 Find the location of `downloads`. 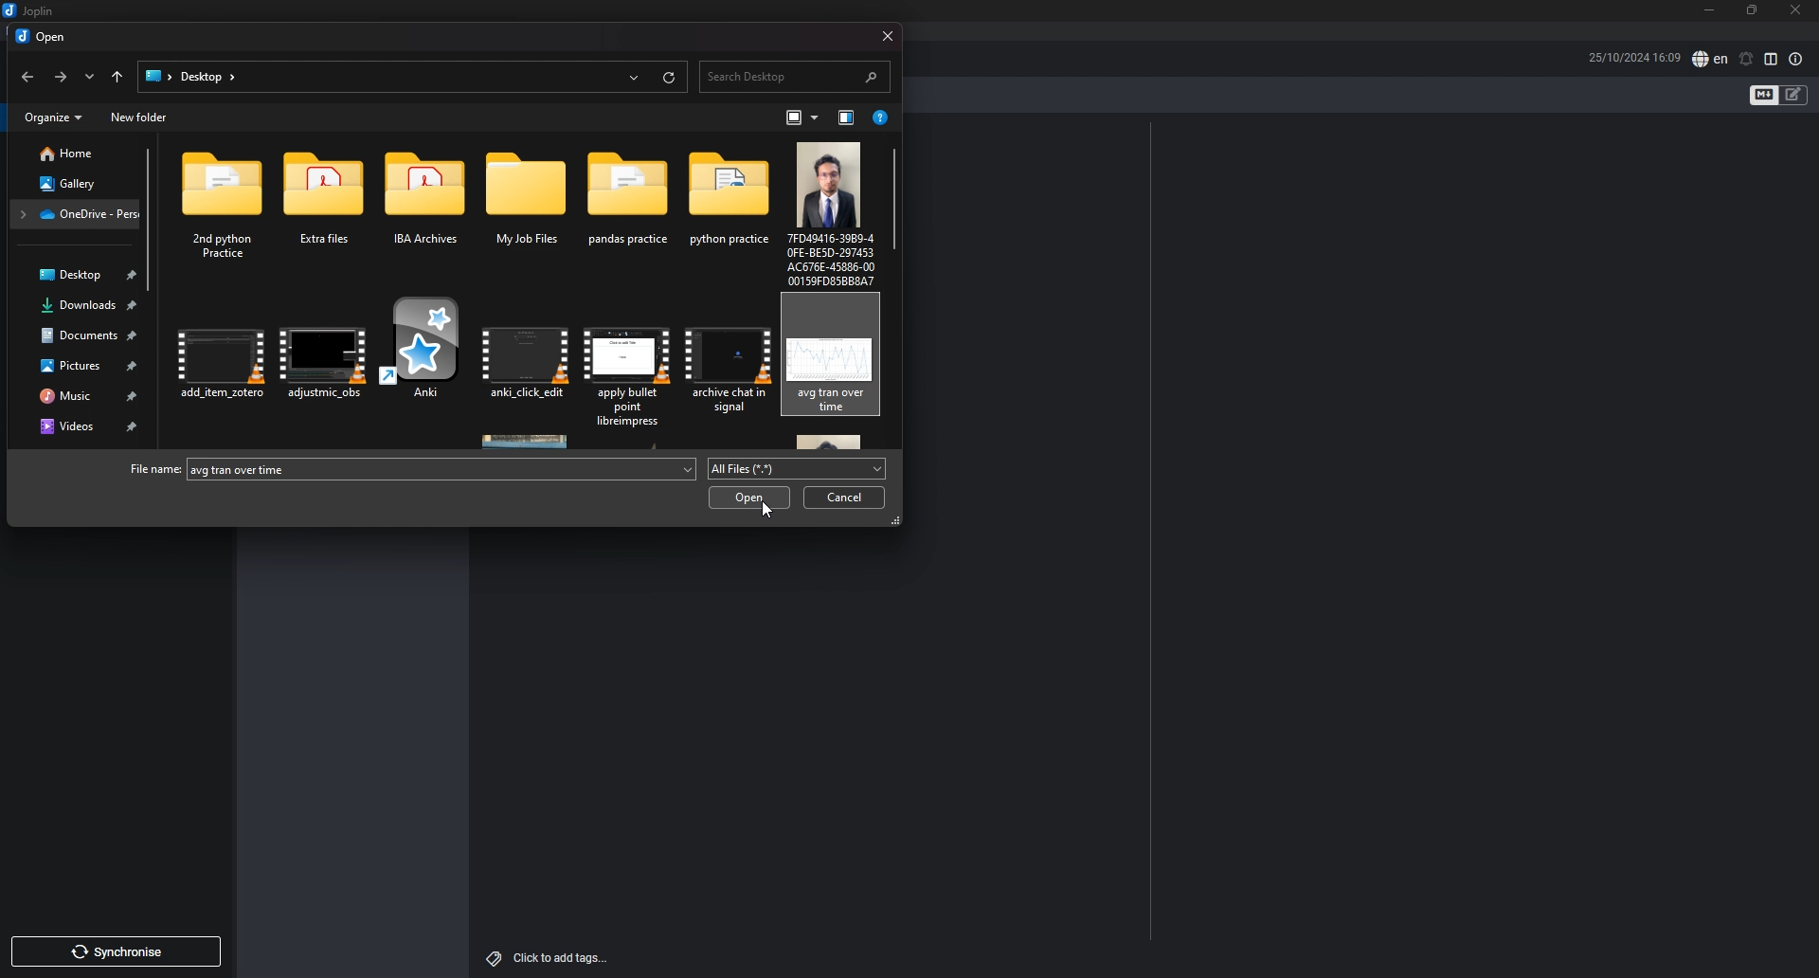

downloads is located at coordinates (78, 307).